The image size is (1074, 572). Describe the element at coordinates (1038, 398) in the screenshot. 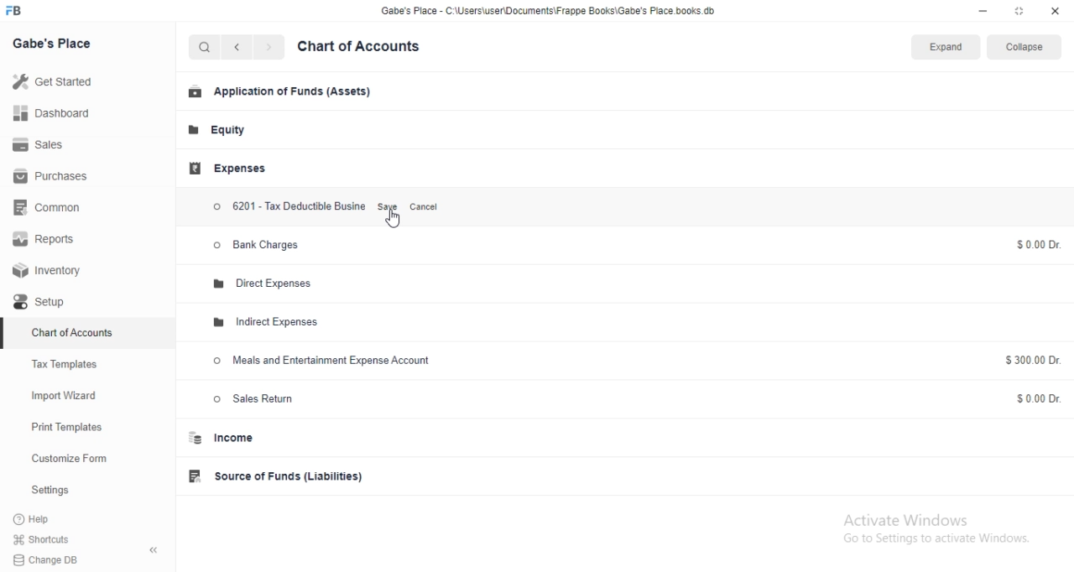

I see `$0.00 Dr.` at that location.